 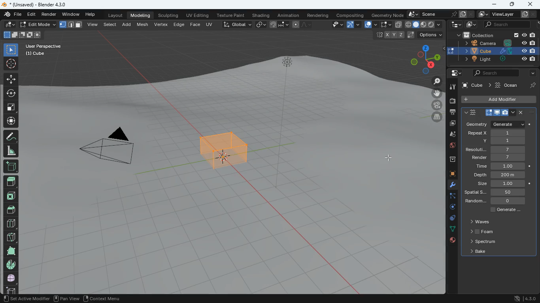 I want to click on spatial, so click(x=501, y=193).